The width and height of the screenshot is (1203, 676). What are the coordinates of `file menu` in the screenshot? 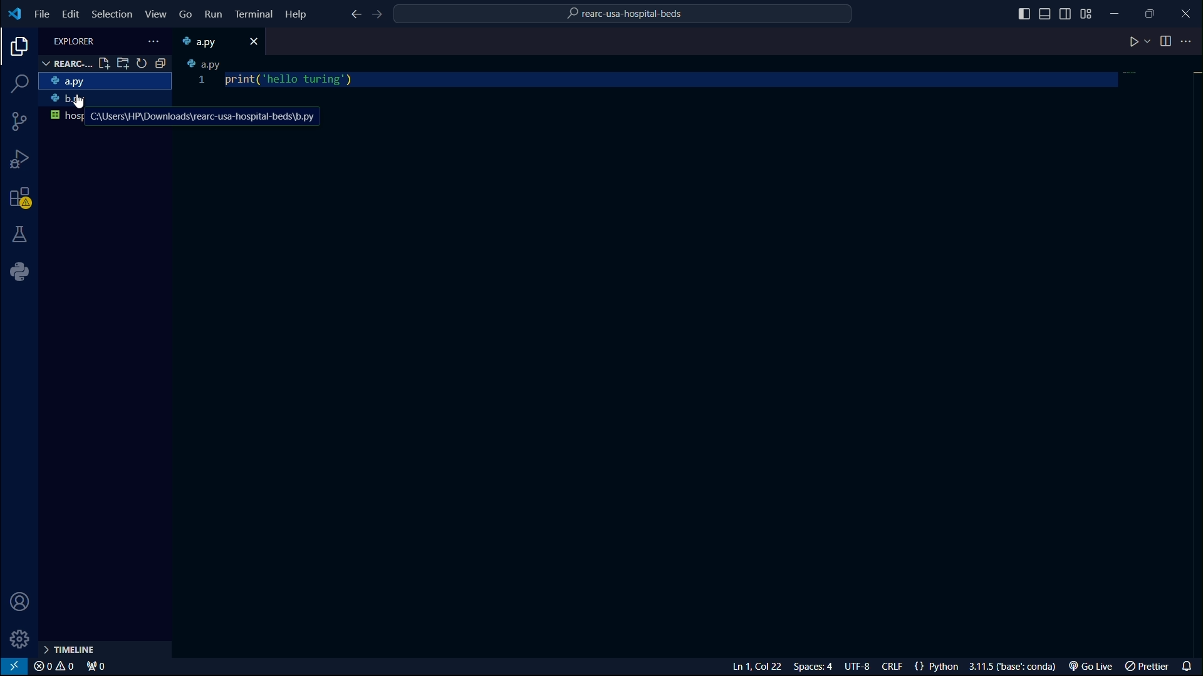 It's located at (41, 13).